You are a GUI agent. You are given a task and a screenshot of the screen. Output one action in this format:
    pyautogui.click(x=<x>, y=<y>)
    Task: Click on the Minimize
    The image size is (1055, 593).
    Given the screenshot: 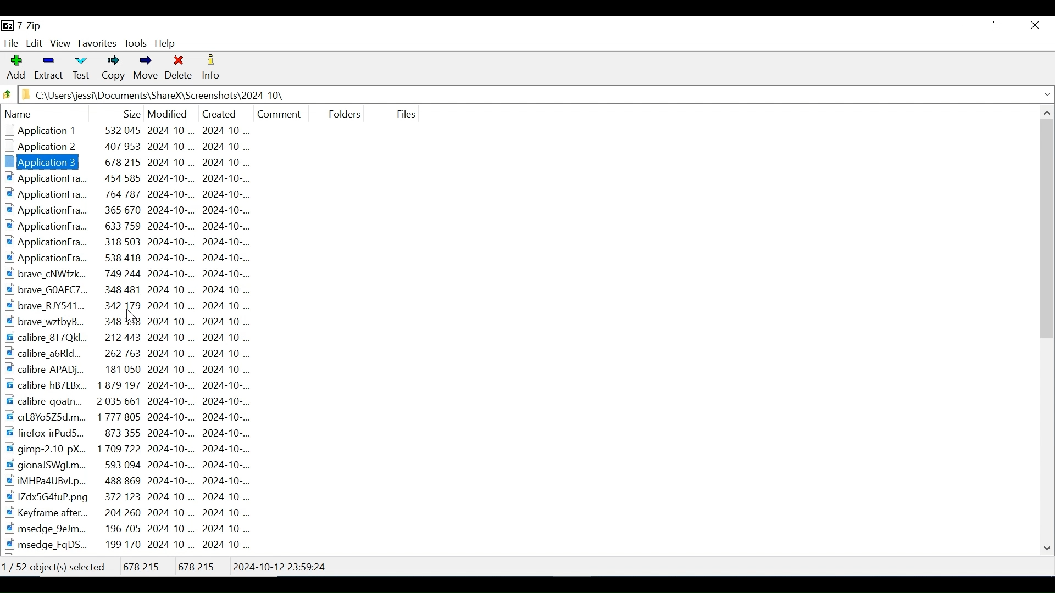 What is the action you would take?
    pyautogui.click(x=958, y=25)
    